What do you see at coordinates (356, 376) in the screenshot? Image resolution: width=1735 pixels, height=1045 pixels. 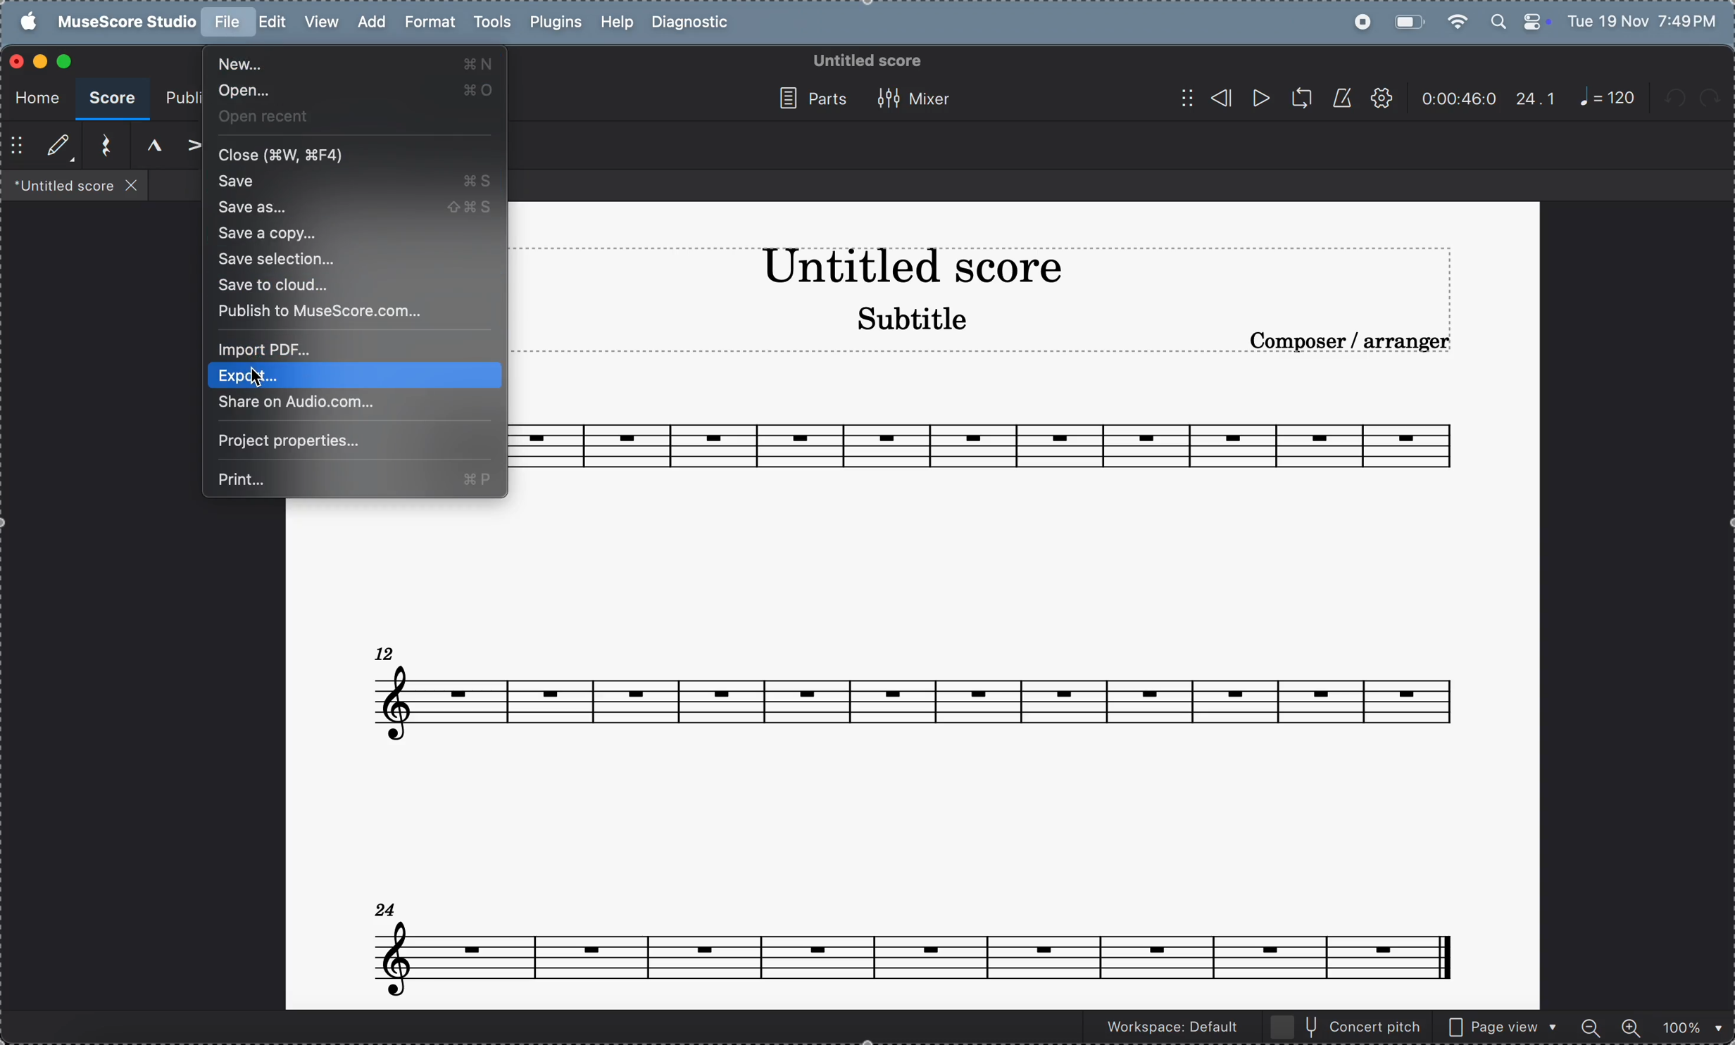 I see `export` at bounding box center [356, 376].